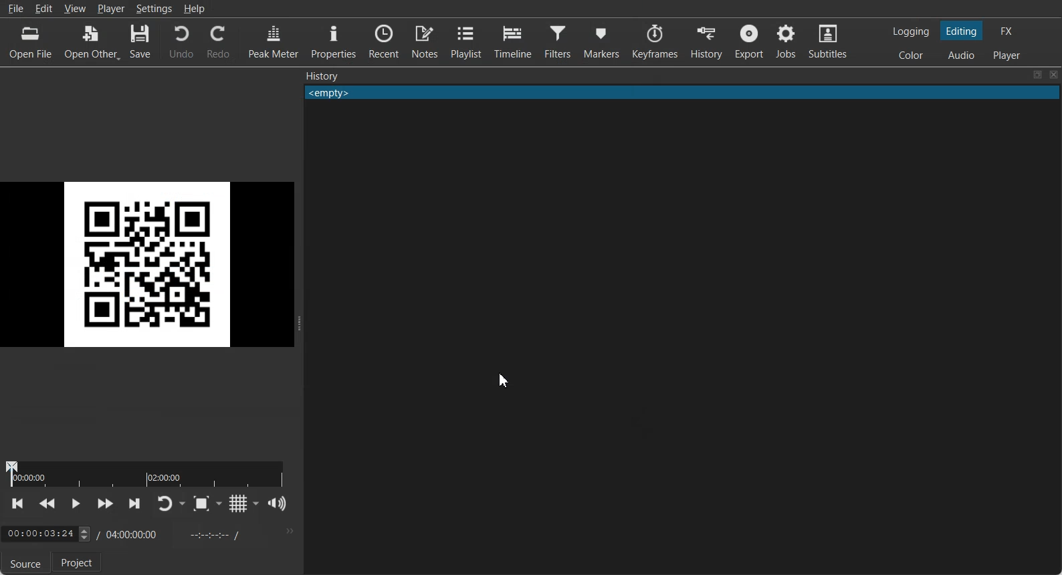  What do you see at coordinates (105, 504) in the screenshot?
I see `Play Quickly Forward` at bounding box center [105, 504].